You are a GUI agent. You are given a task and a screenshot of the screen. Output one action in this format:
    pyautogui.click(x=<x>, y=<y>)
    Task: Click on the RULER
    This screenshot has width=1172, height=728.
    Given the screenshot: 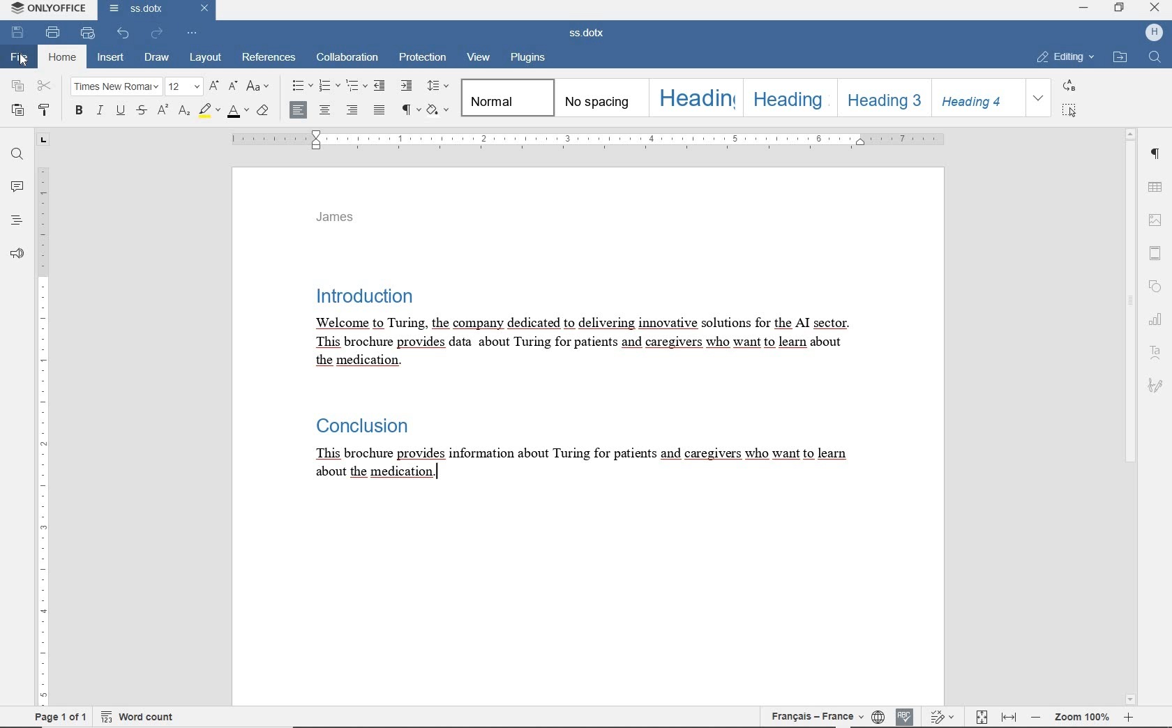 What is the action you would take?
    pyautogui.click(x=585, y=140)
    